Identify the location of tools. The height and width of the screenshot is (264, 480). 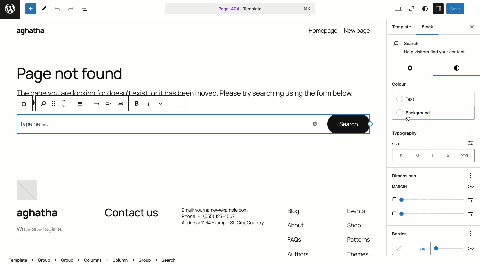
(46, 8).